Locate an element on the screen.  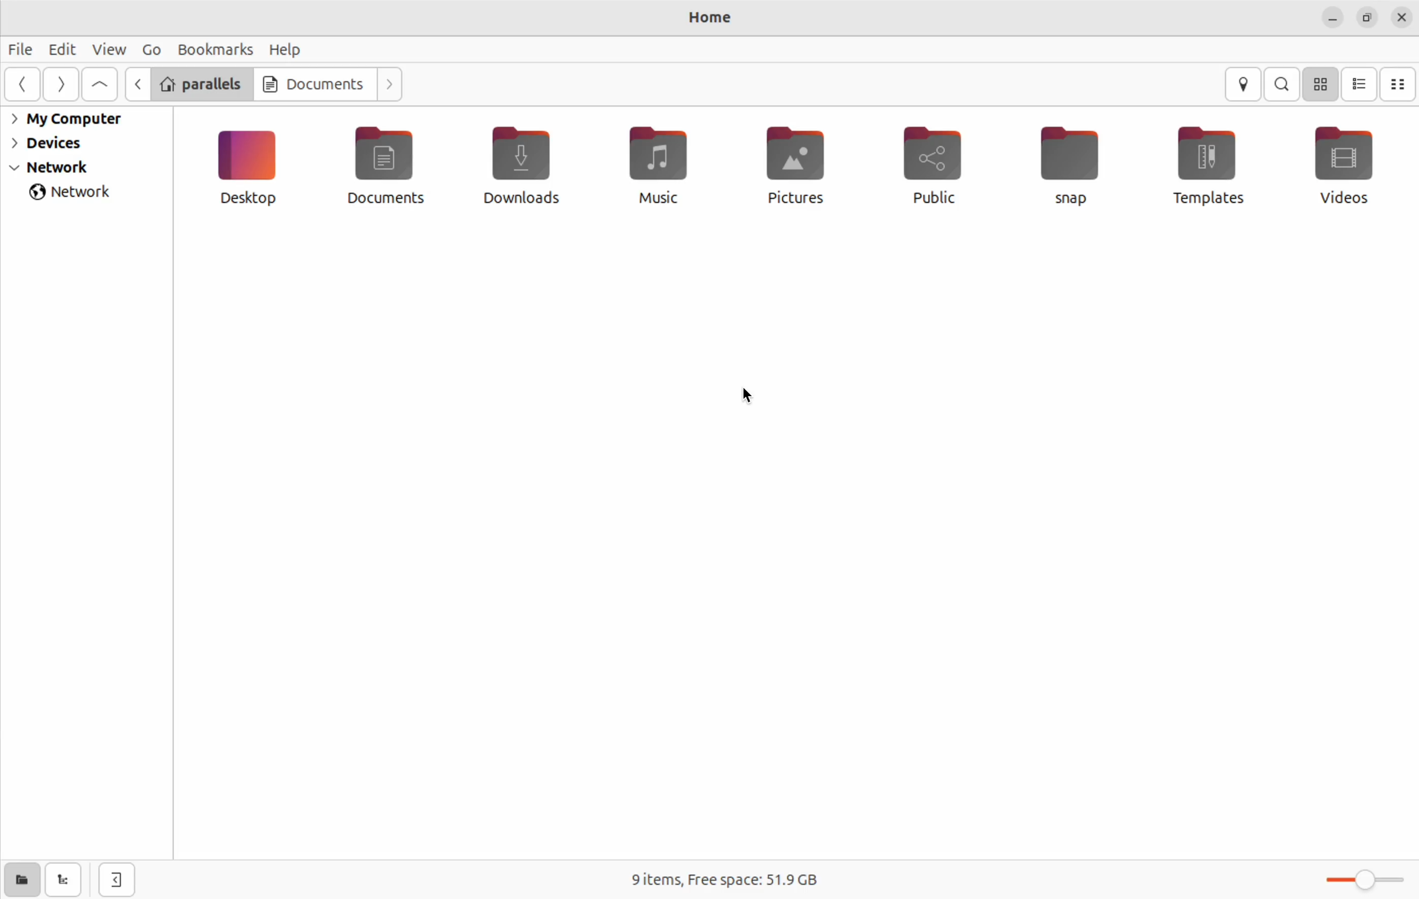
Documents is located at coordinates (314, 83).